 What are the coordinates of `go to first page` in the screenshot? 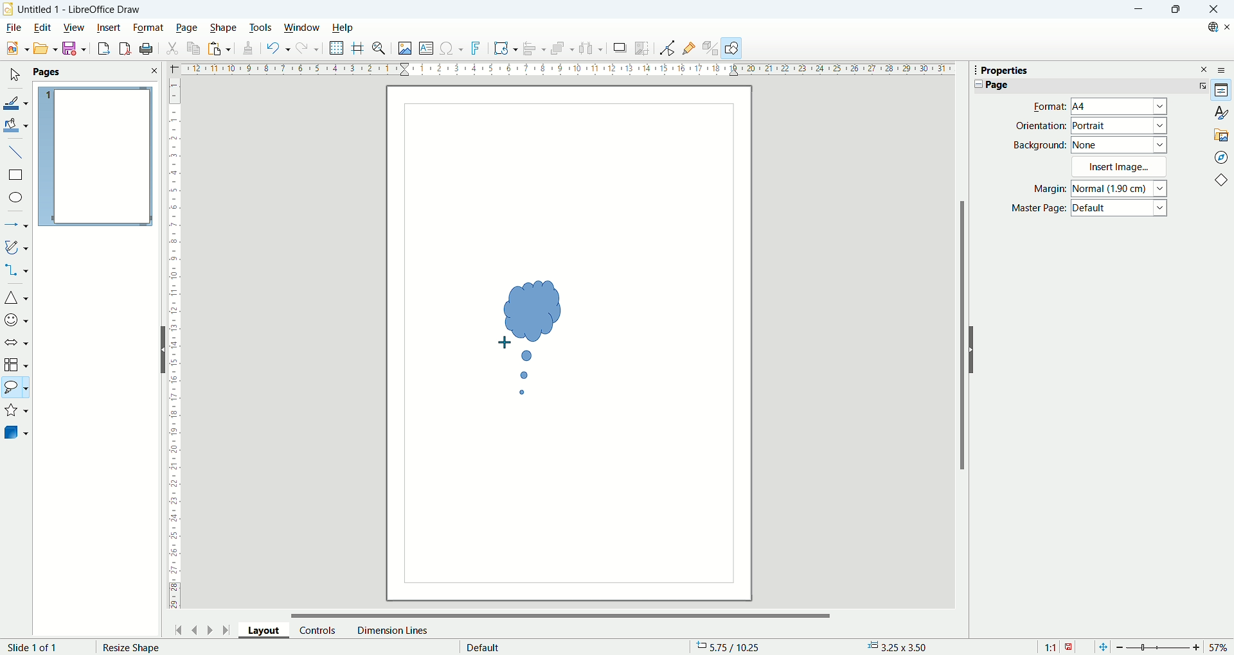 It's located at (179, 629).